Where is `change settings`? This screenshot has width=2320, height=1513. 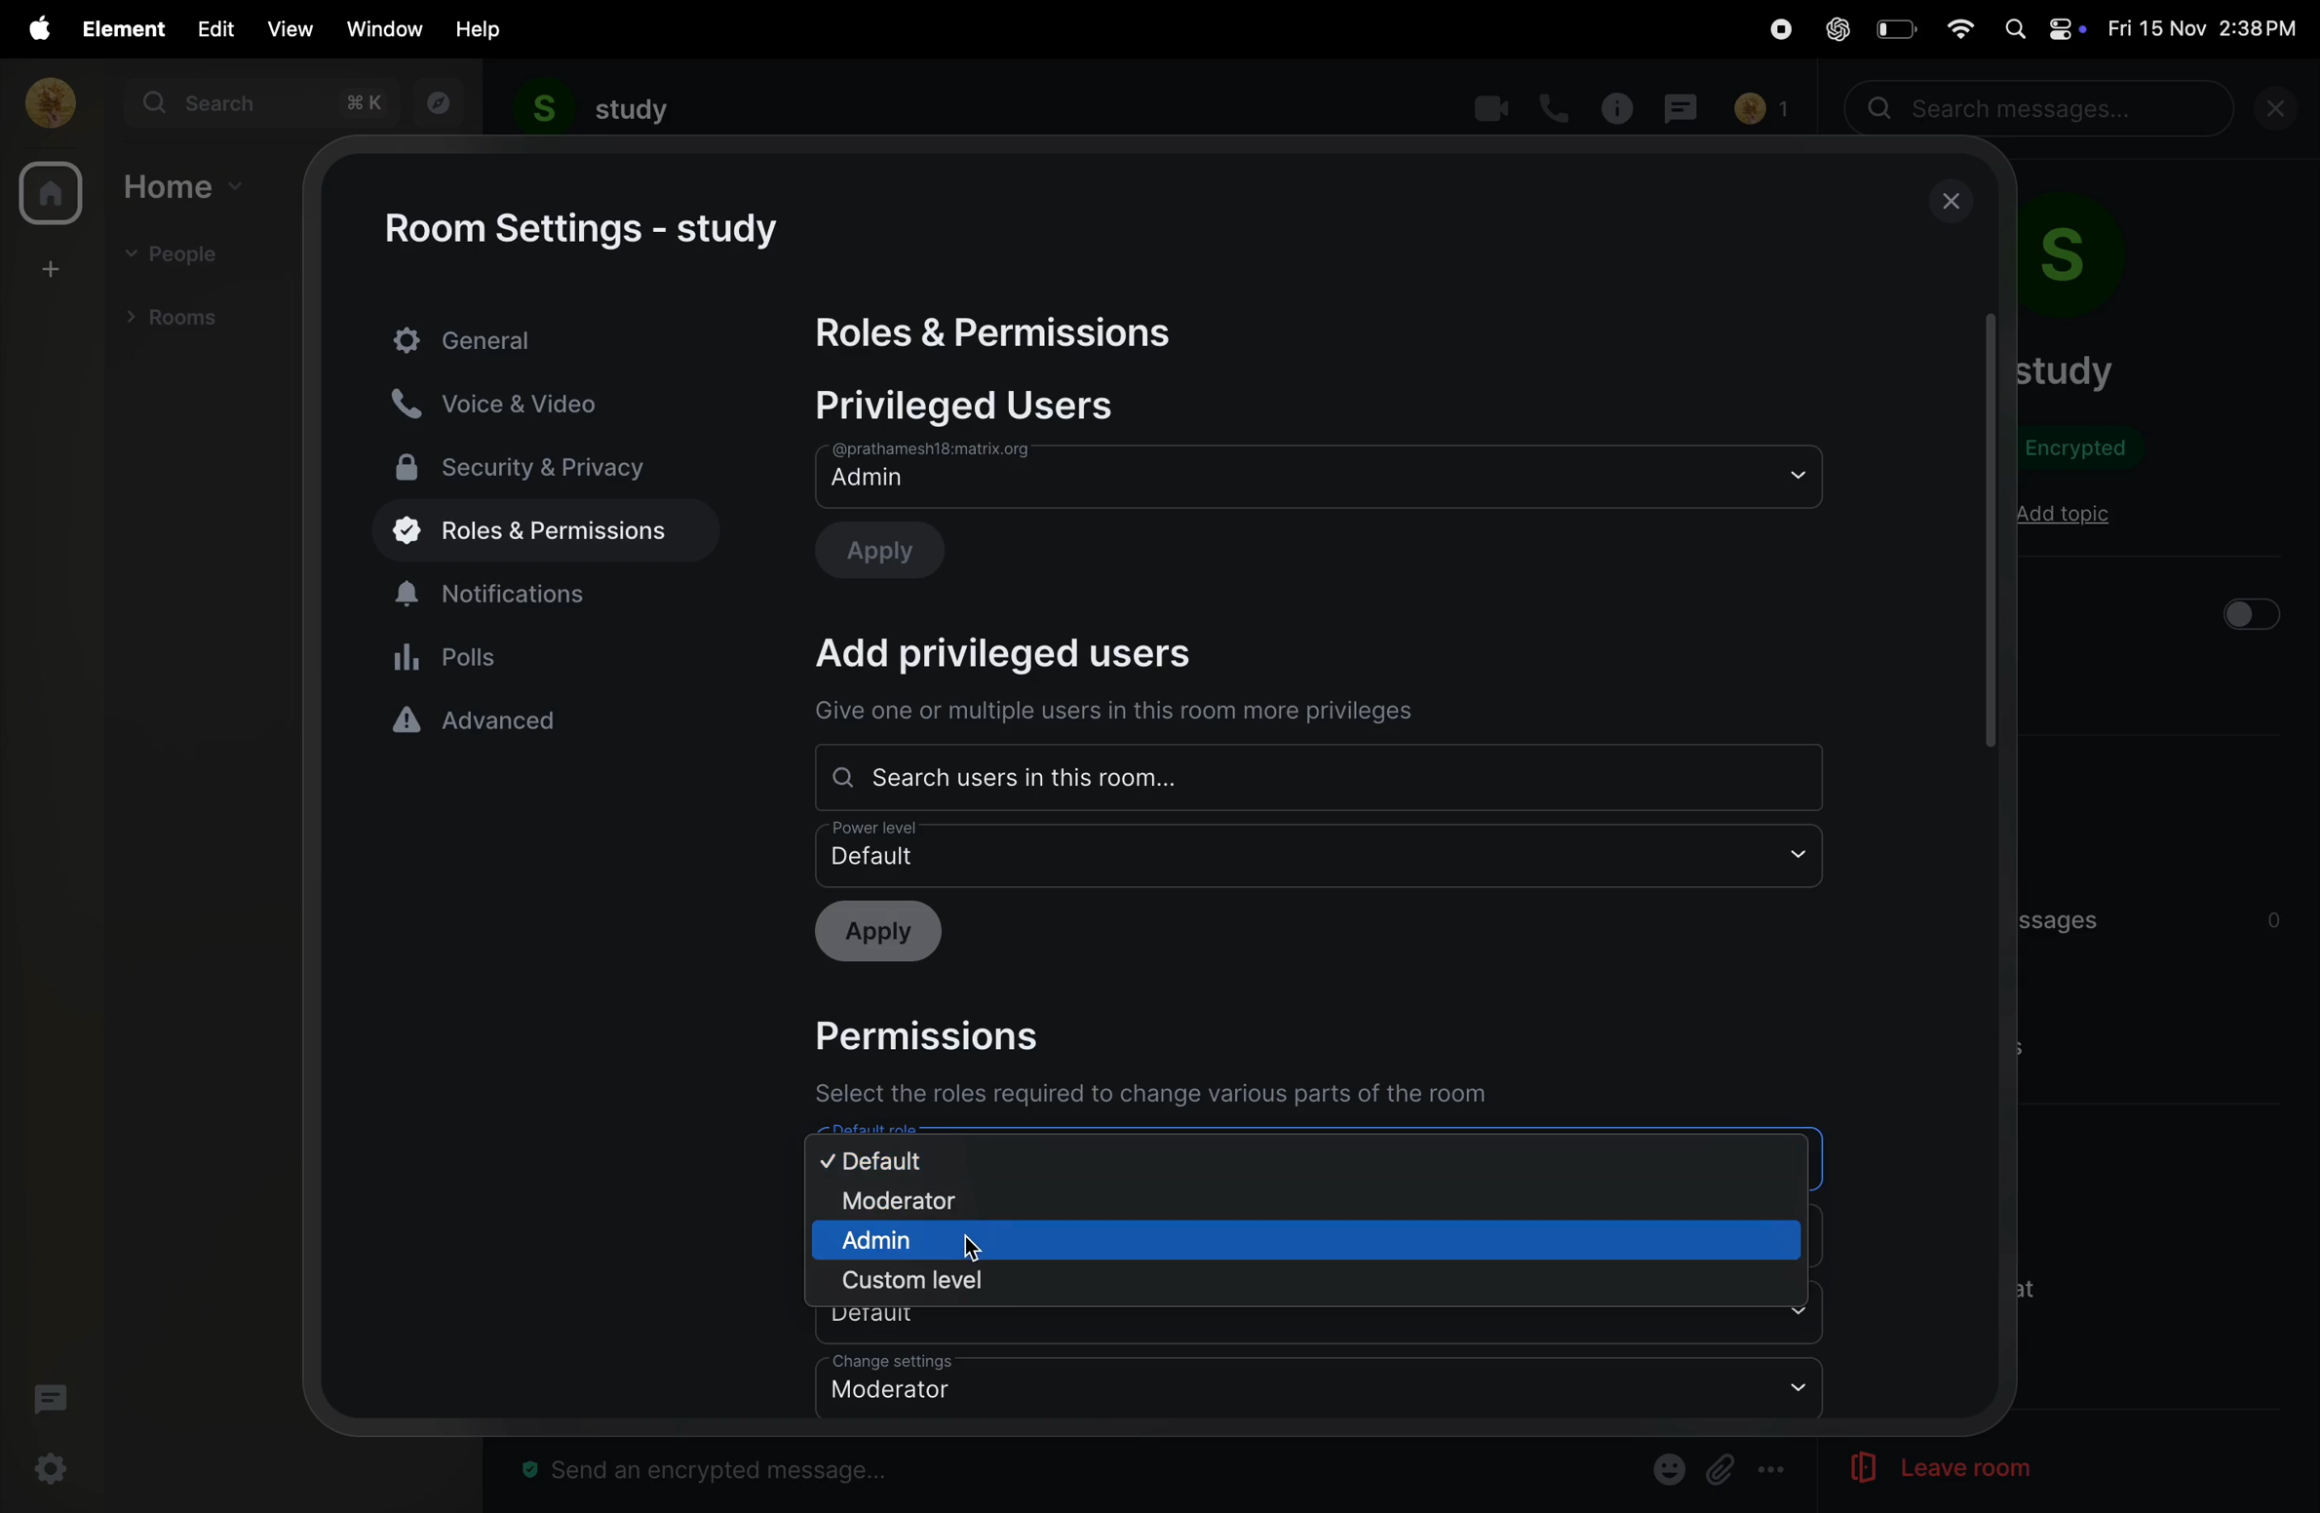
change settings is located at coordinates (1317, 1387).